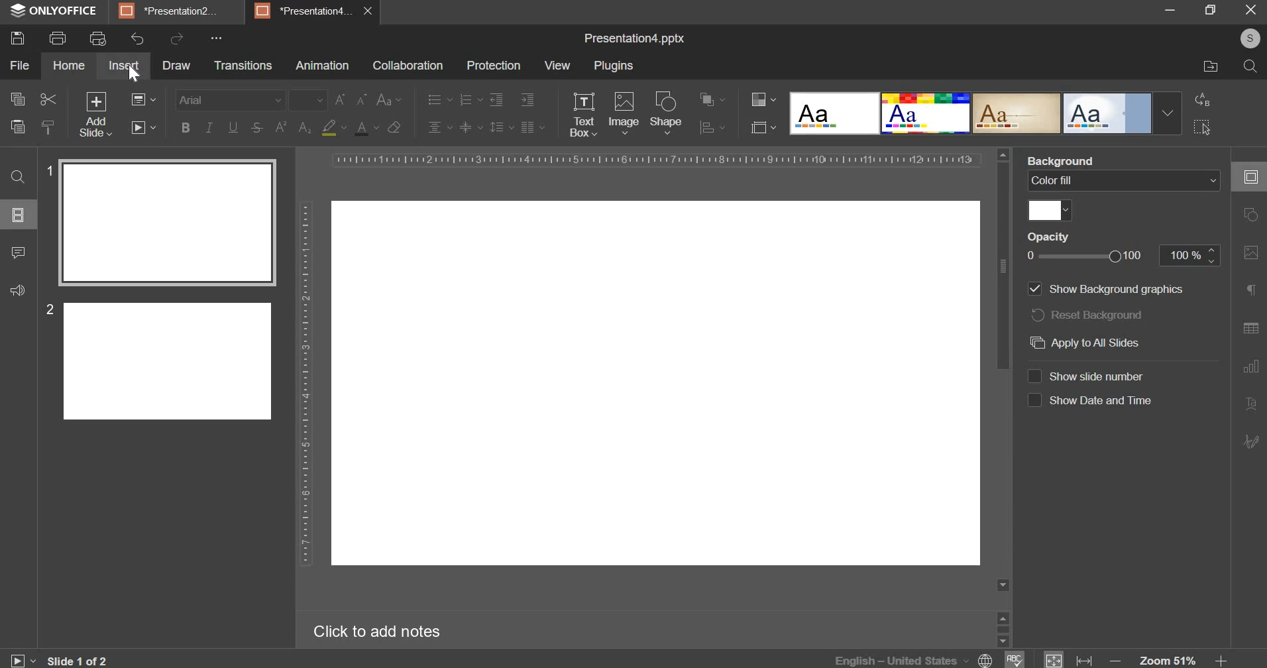 The width and height of the screenshot is (1267, 668). What do you see at coordinates (17, 38) in the screenshot?
I see `save` at bounding box center [17, 38].